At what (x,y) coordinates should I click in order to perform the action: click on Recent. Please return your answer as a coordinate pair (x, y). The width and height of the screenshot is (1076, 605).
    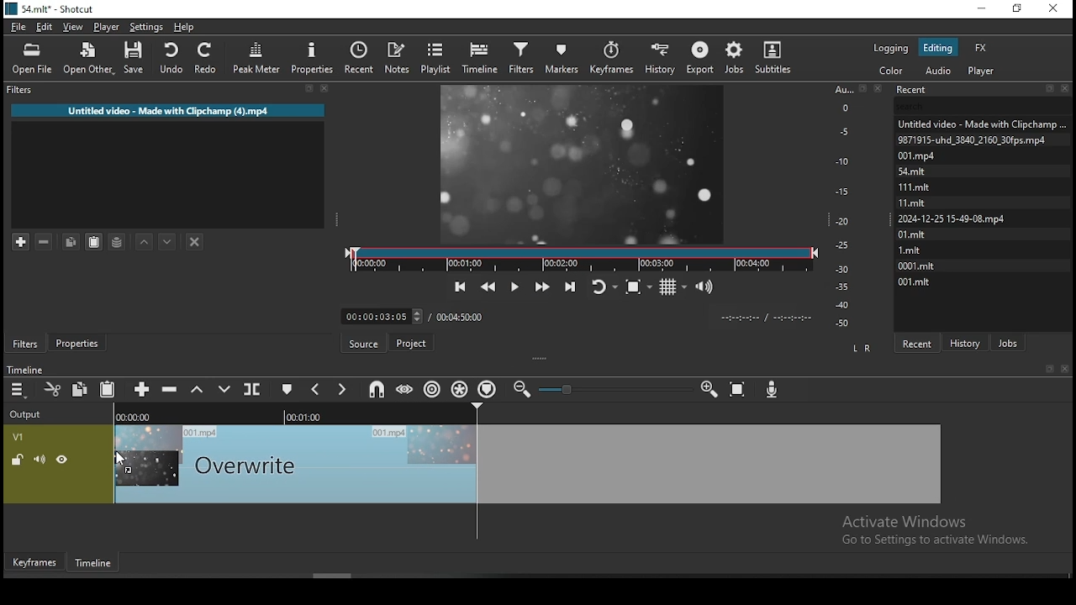
    Looking at the image, I should click on (984, 90).